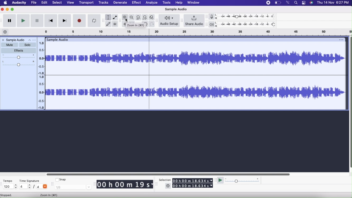  I want to click on resize, so click(156, 185).